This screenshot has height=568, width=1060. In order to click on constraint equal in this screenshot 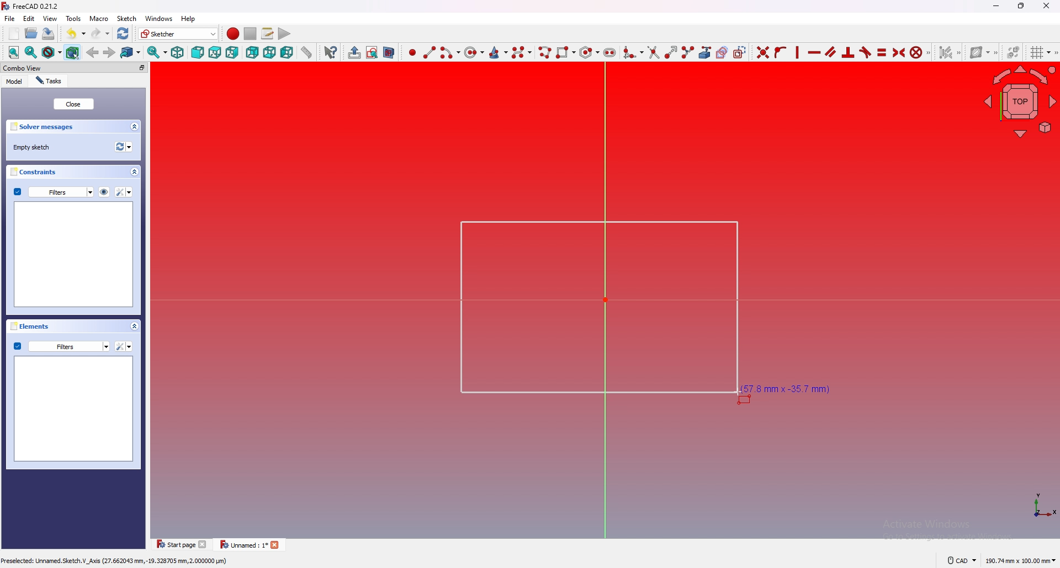, I will do `click(882, 53)`.